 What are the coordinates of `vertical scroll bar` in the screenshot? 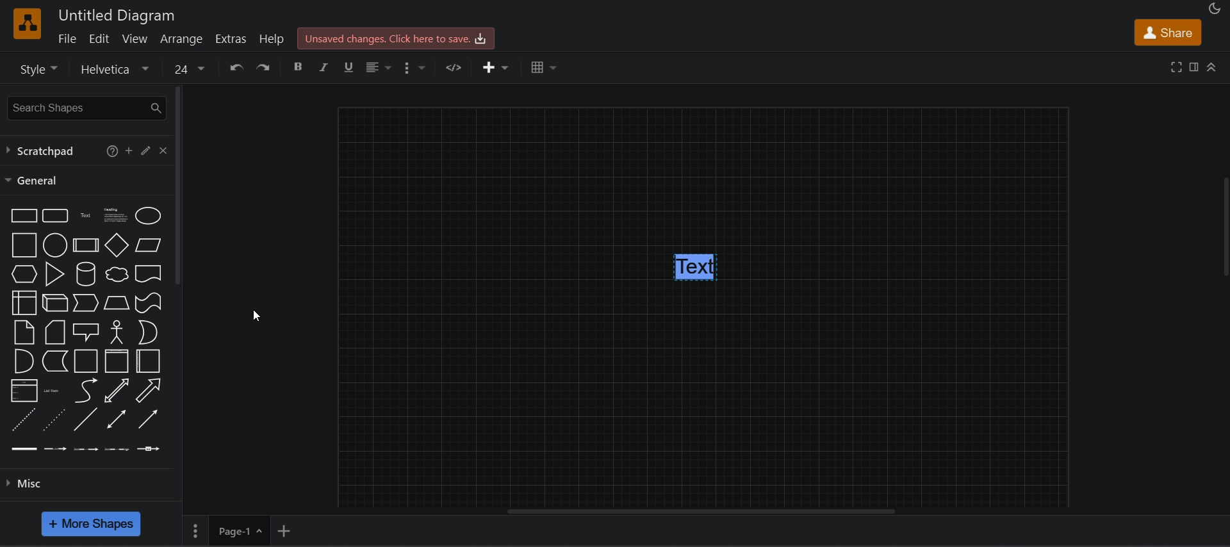 It's located at (178, 186).